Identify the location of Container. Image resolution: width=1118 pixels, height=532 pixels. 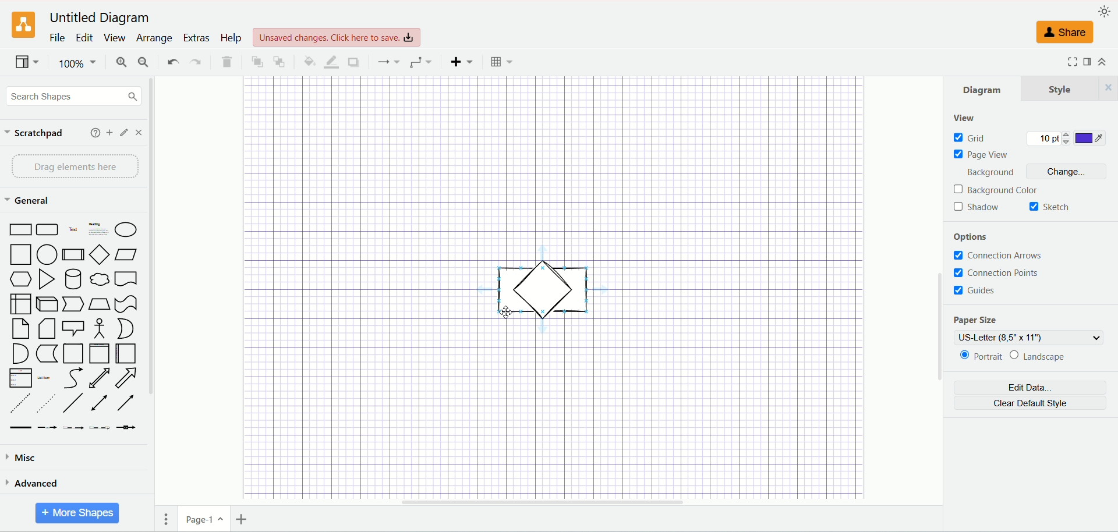
(73, 353).